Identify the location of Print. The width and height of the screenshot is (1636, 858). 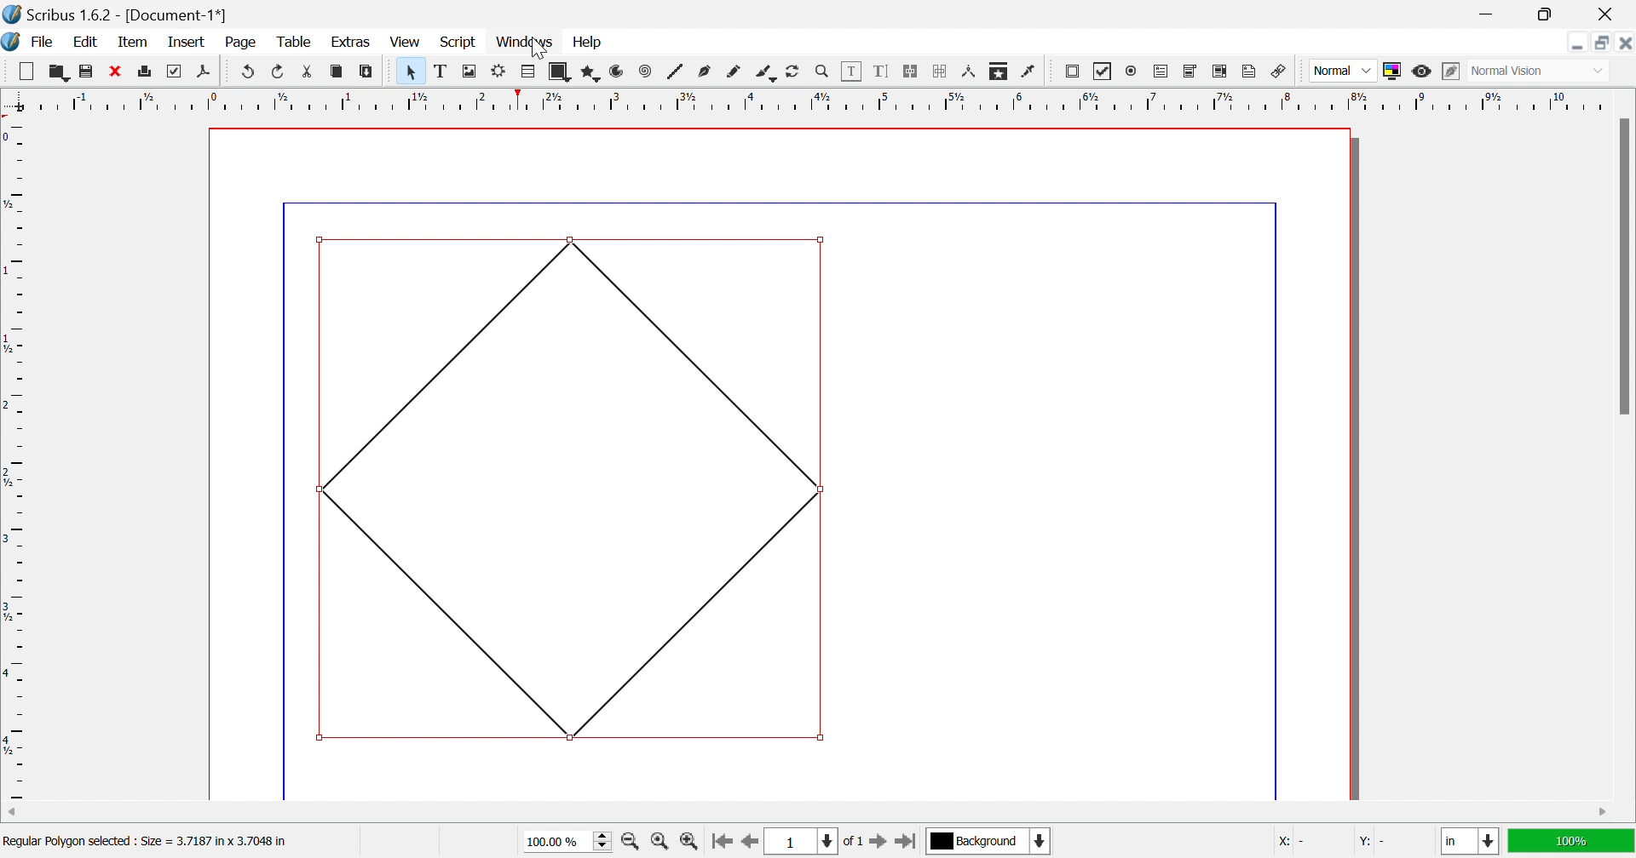
(171, 71).